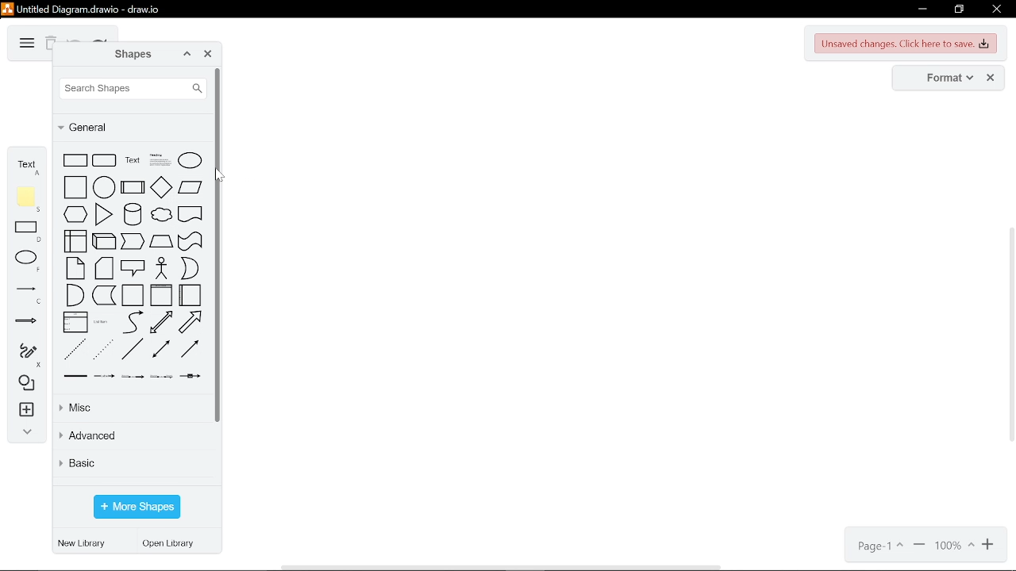  What do you see at coordinates (75, 295) in the screenshot?
I see `and` at bounding box center [75, 295].